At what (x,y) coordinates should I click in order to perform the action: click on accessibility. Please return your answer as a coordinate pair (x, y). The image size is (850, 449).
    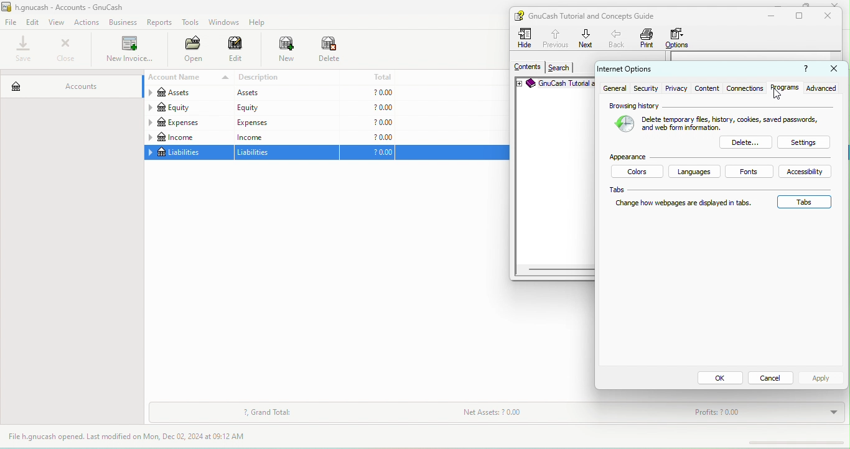
    Looking at the image, I should click on (806, 172).